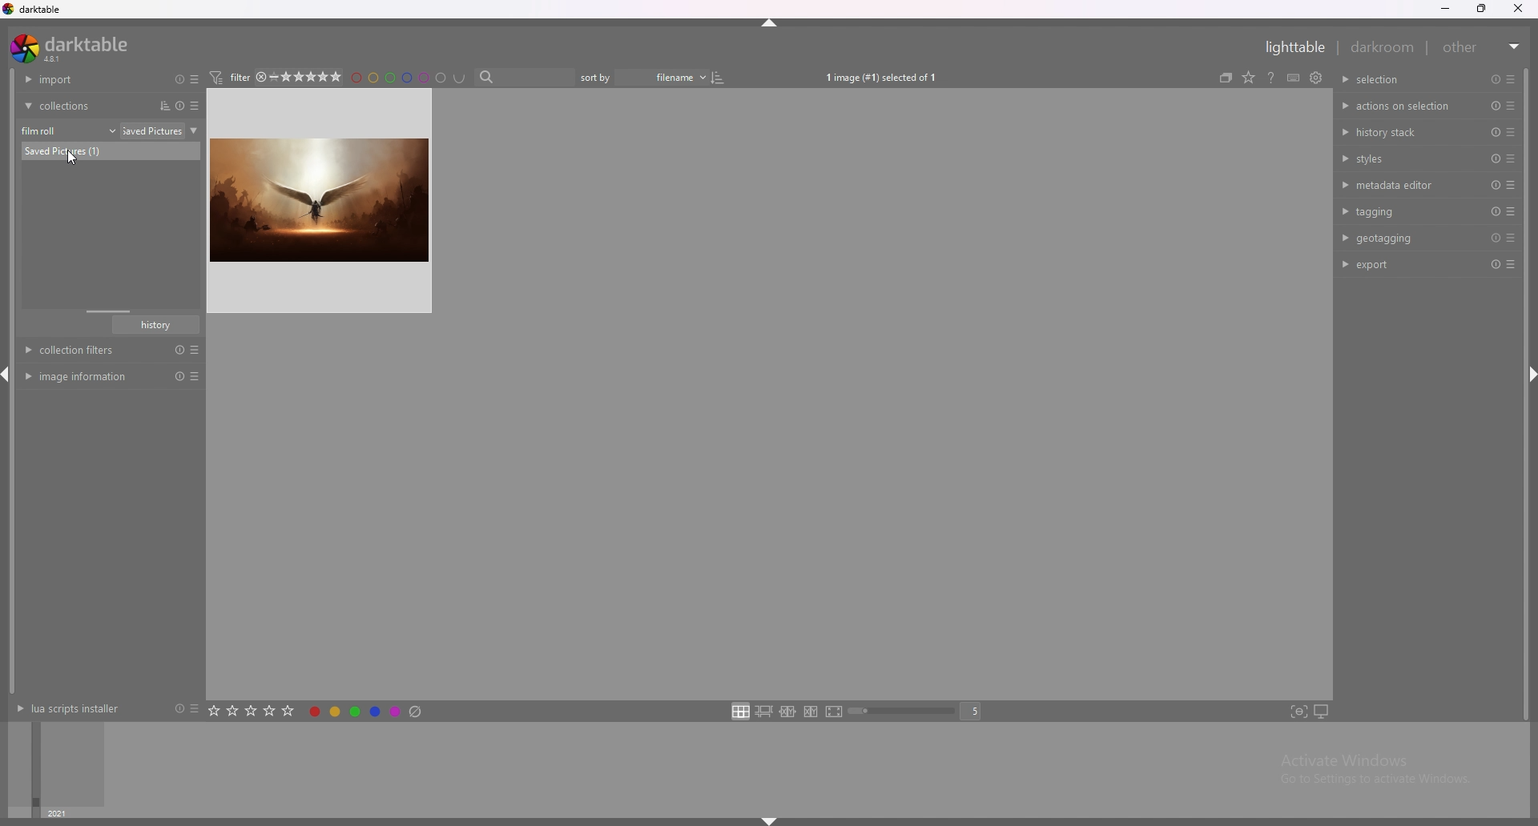  I want to click on toggle color label, so click(367, 710).